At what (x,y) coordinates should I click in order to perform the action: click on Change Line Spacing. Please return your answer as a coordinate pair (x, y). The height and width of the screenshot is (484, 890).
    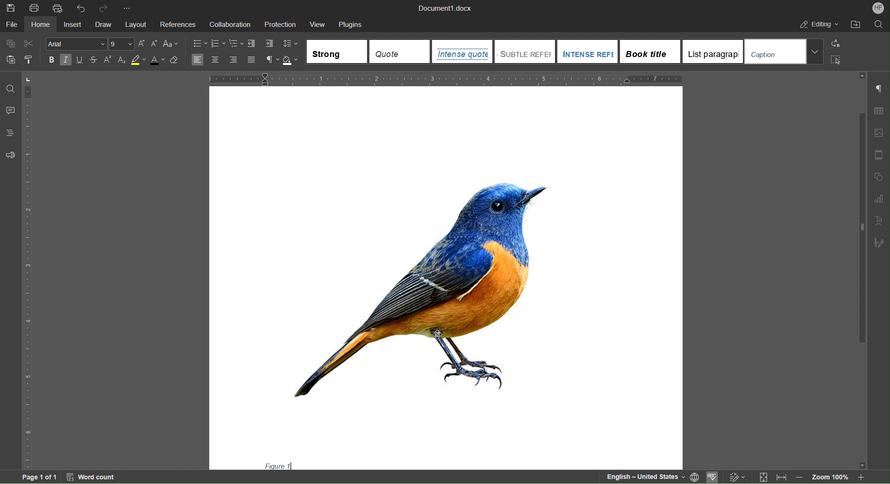
    Looking at the image, I should click on (290, 44).